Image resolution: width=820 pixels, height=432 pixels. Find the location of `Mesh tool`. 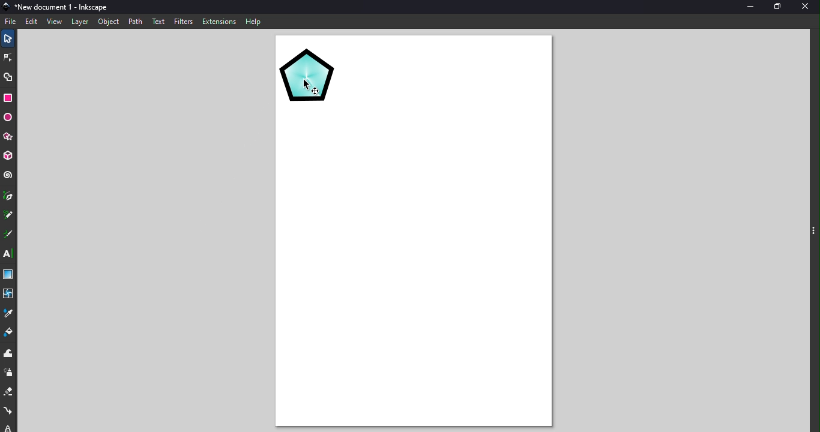

Mesh tool is located at coordinates (10, 292).